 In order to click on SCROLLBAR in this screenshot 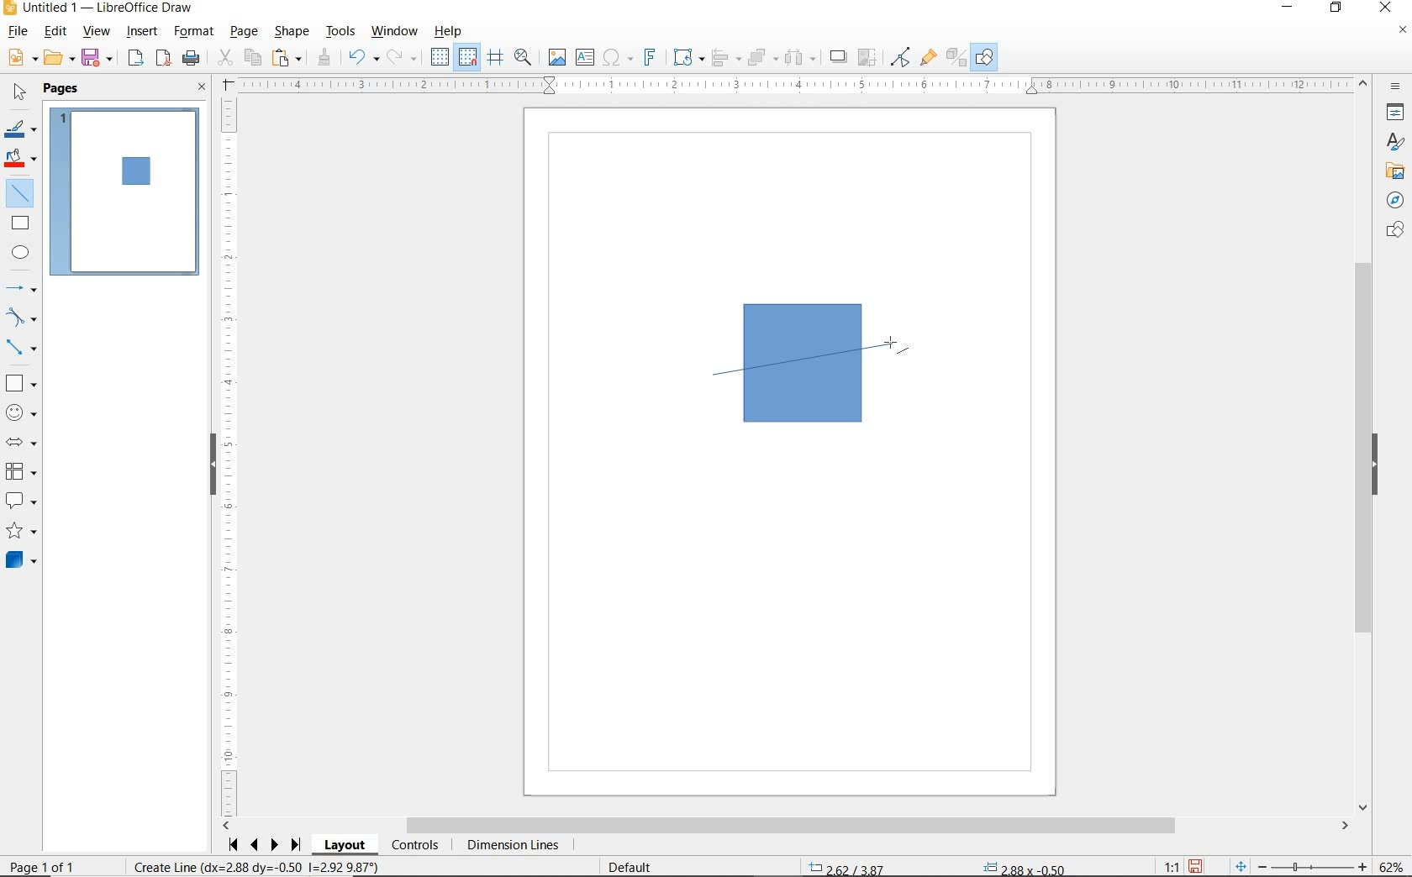, I will do `click(1366, 444)`.